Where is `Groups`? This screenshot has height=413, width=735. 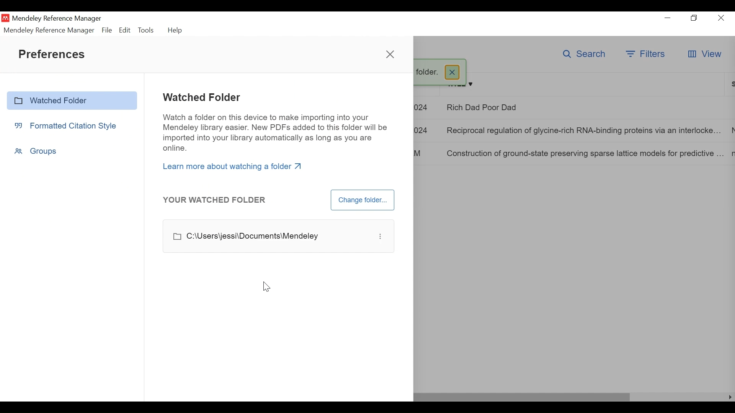
Groups is located at coordinates (41, 151).